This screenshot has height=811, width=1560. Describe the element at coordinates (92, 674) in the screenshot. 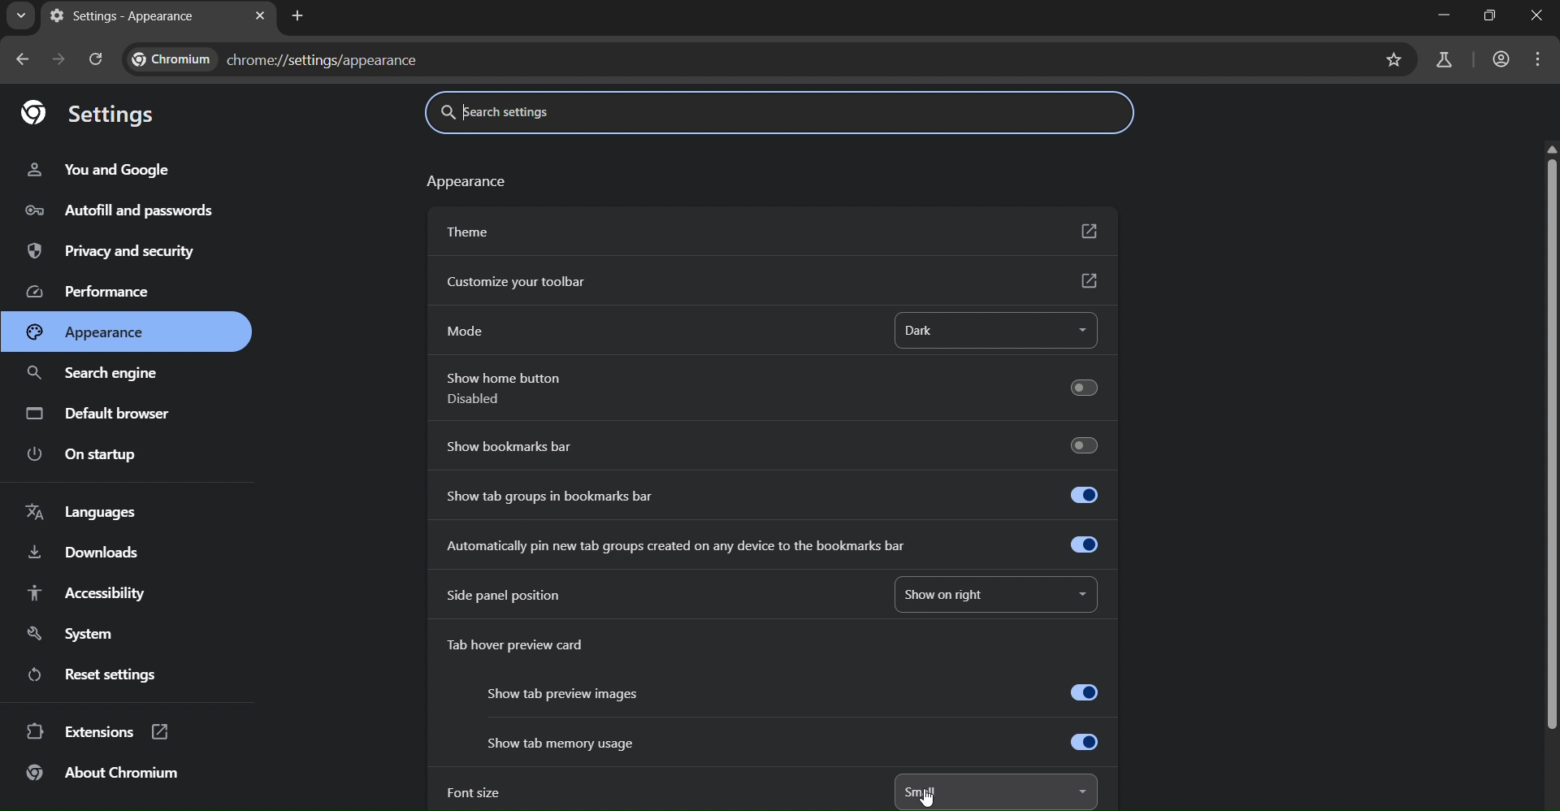

I see `reset settings` at that location.